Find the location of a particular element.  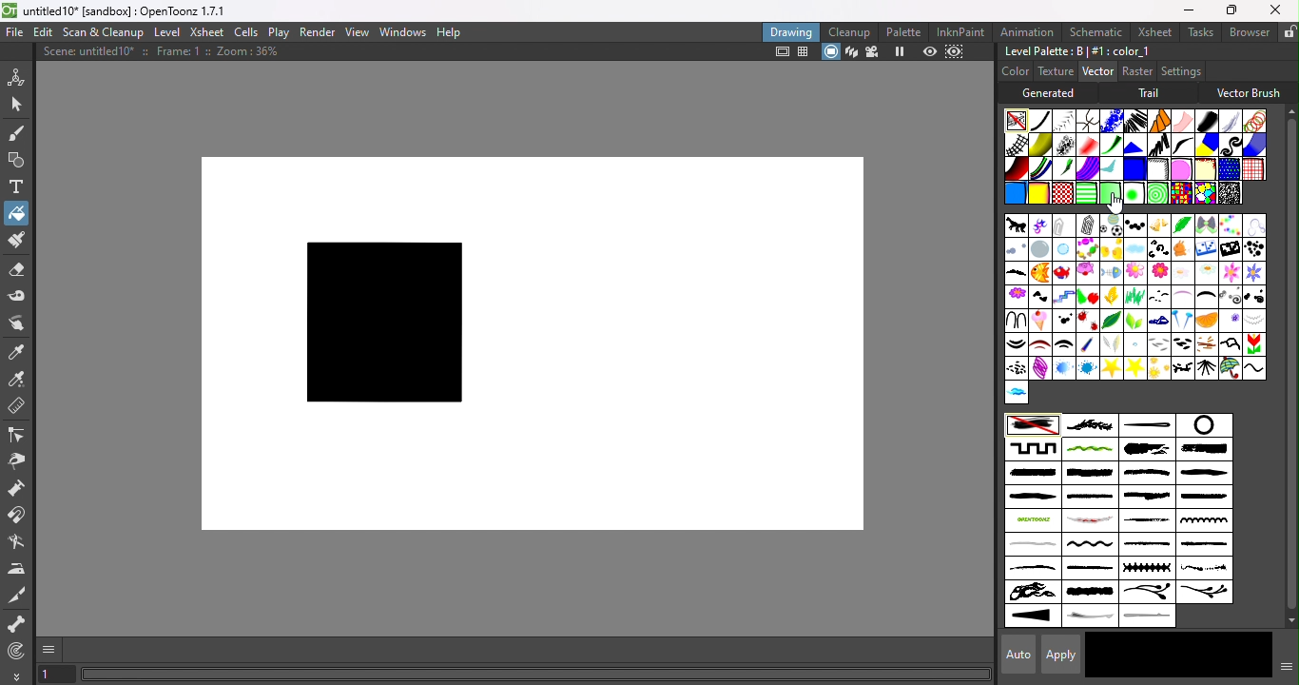

Cleanup is located at coordinates (849, 31).